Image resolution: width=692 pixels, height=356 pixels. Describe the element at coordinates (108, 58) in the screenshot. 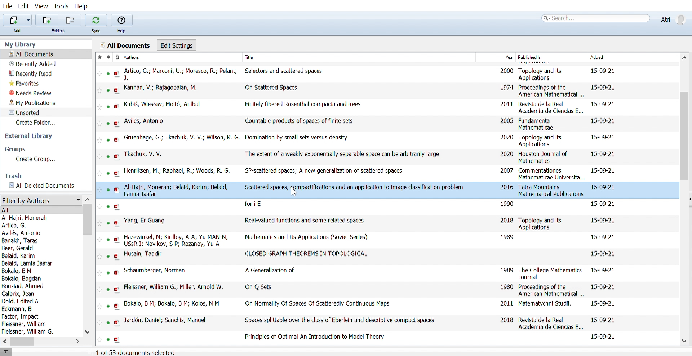

I see `Reading status` at that location.